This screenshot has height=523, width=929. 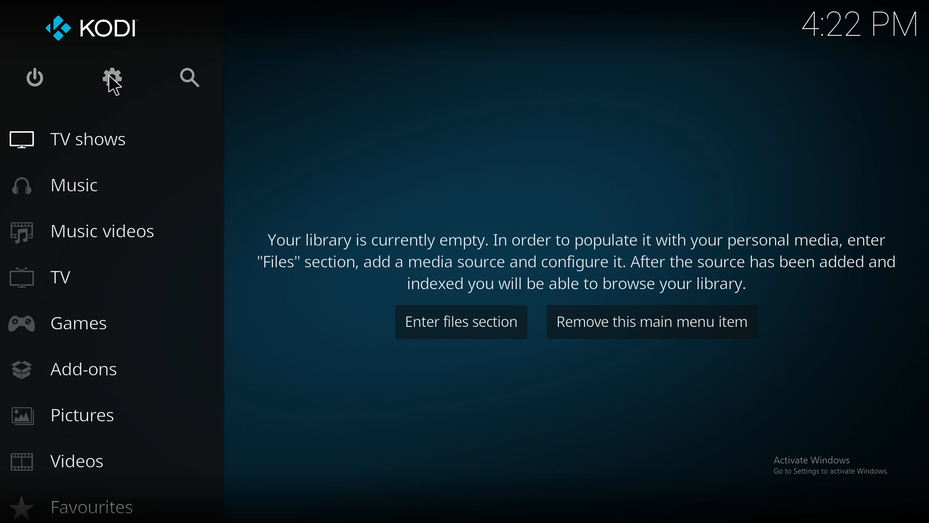 I want to click on search, so click(x=188, y=79).